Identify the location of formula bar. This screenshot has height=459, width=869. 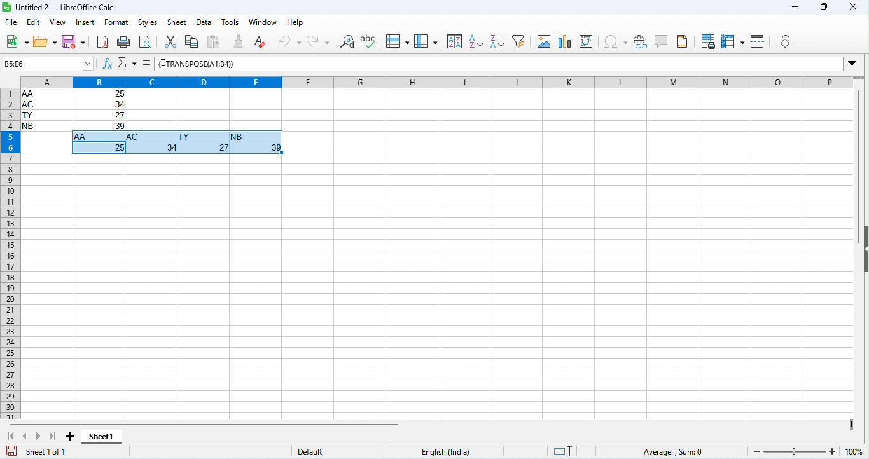
(538, 65).